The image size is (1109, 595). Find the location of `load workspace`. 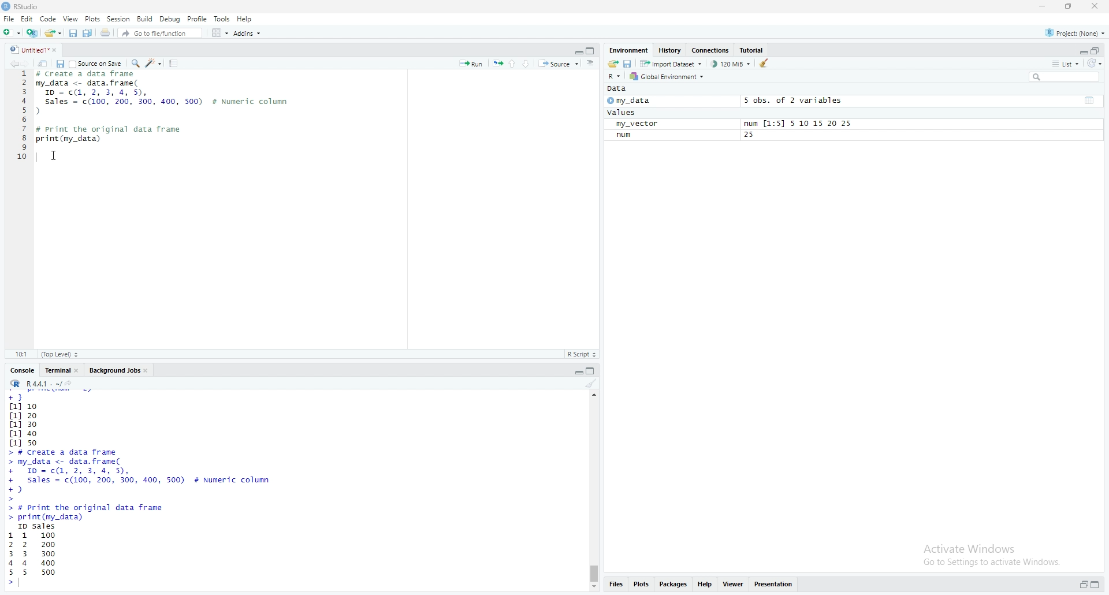

load workspace is located at coordinates (611, 64).